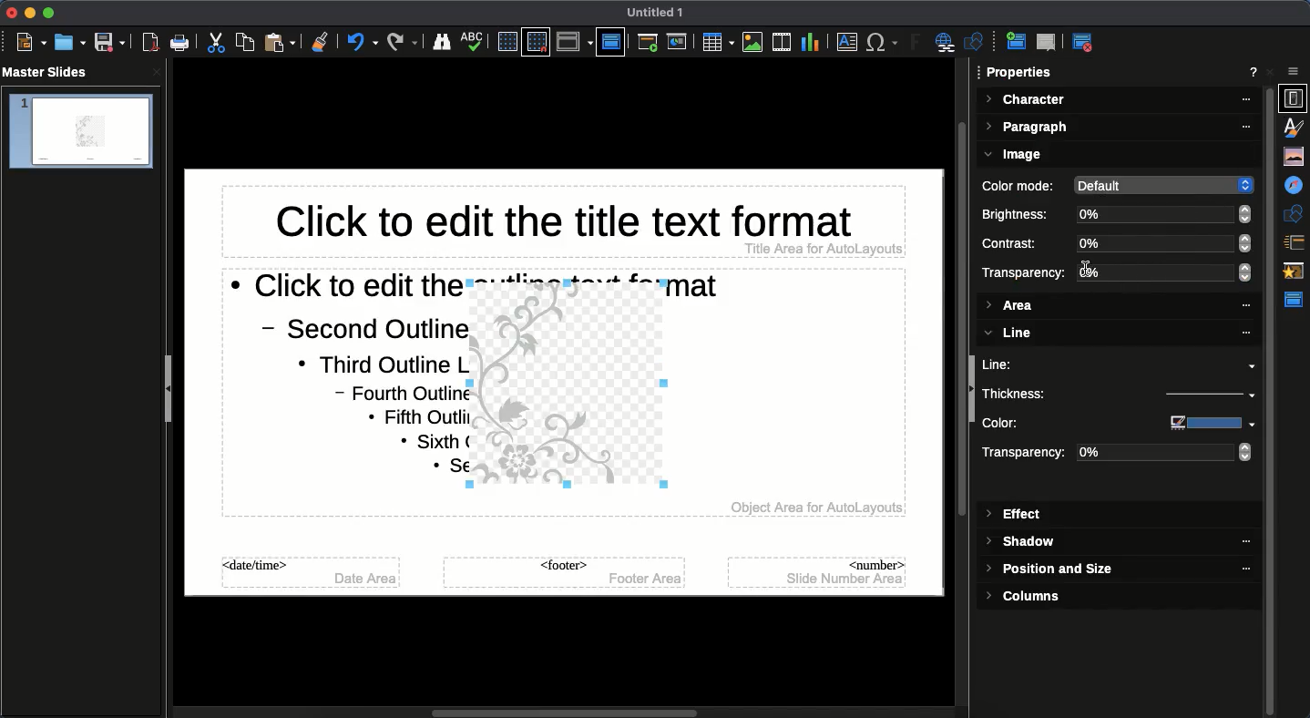 The width and height of the screenshot is (1310, 718). Describe the element at coordinates (1166, 454) in the screenshot. I see `0%` at that location.